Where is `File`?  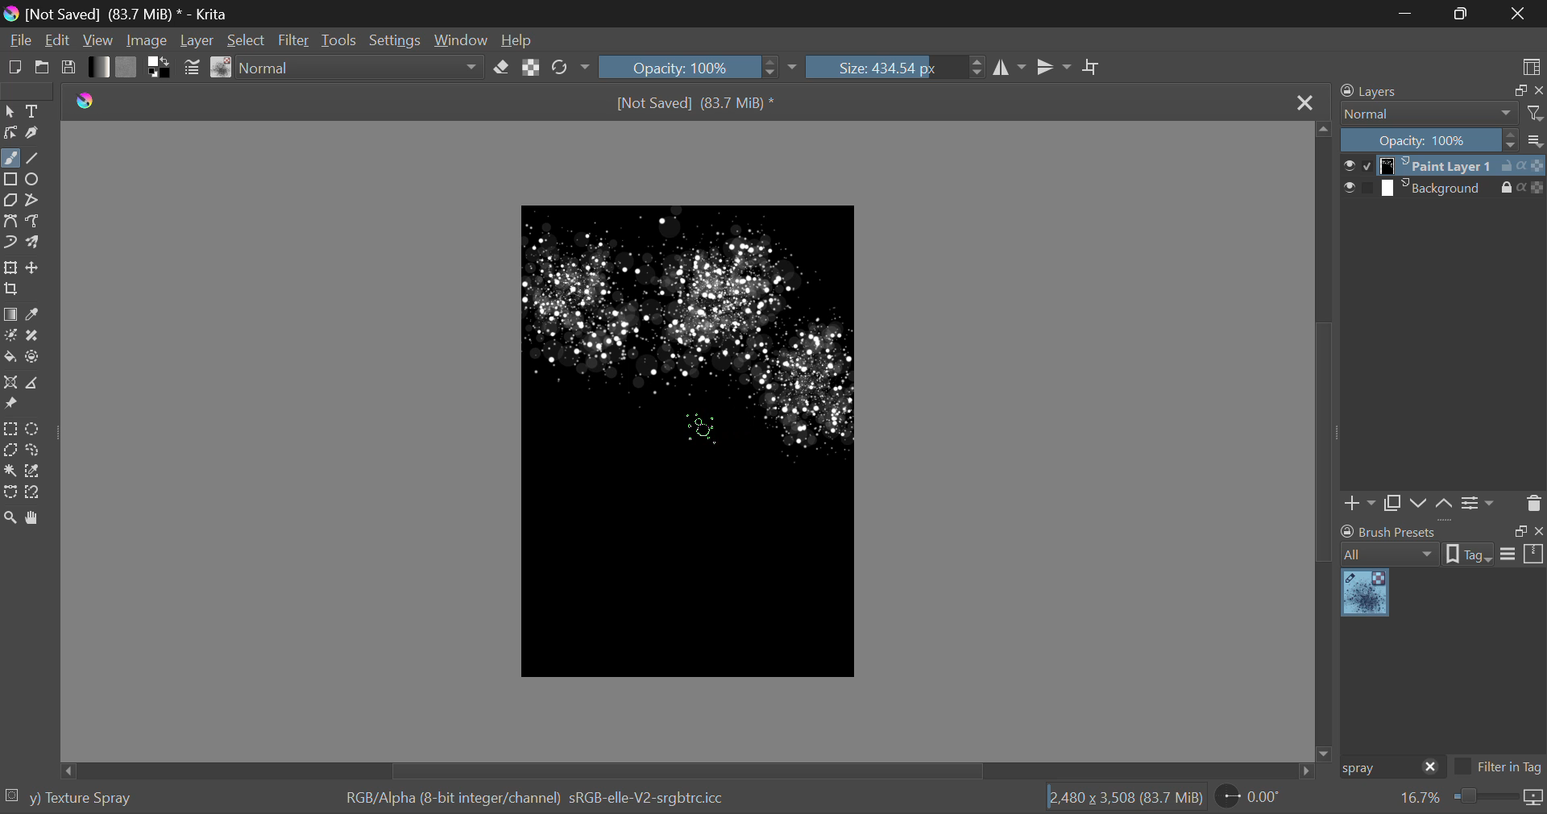 File is located at coordinates (19, 39).